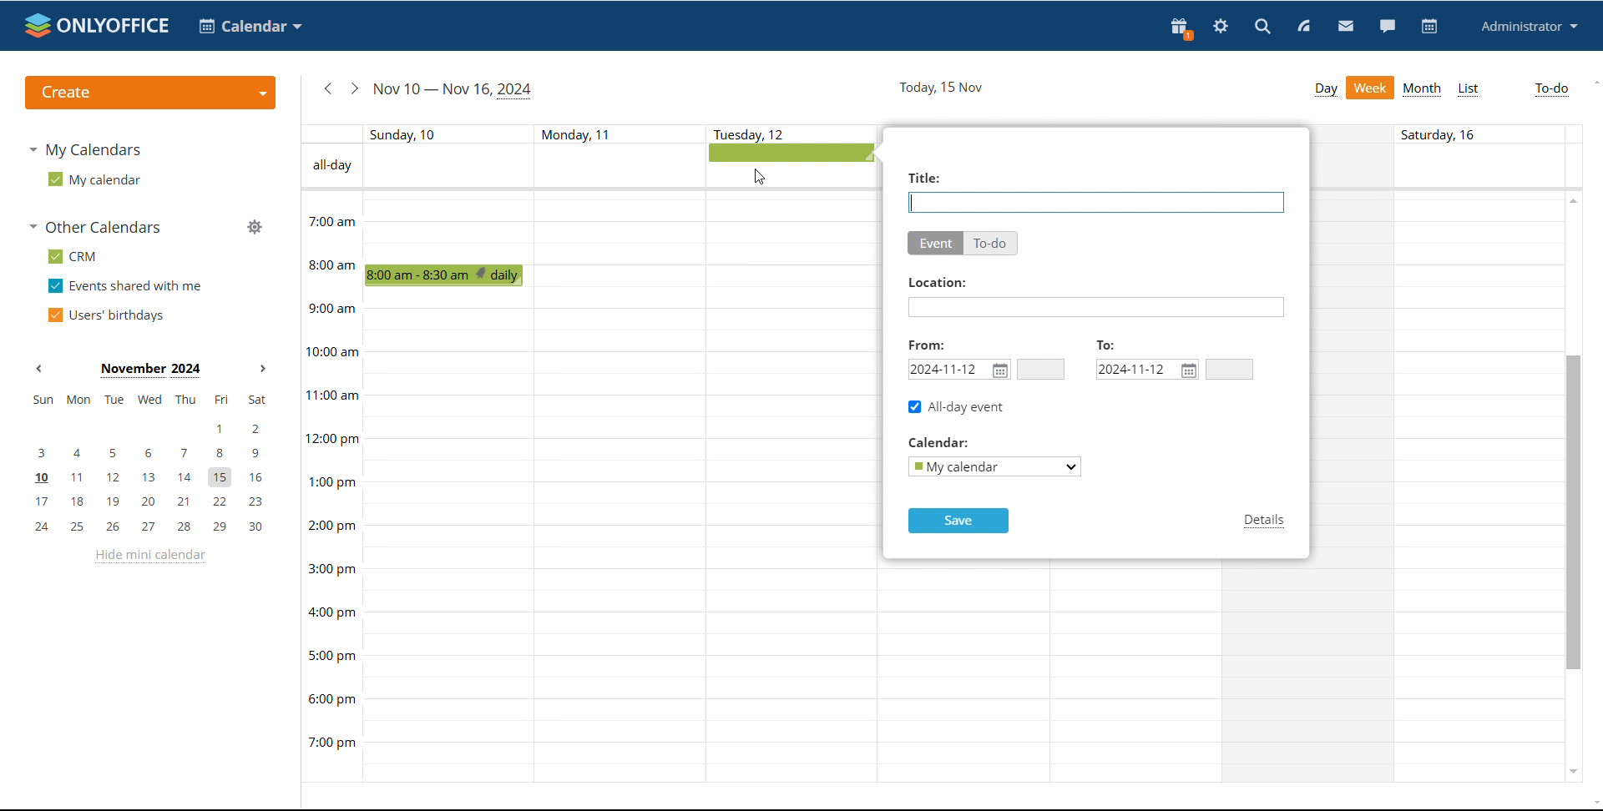  I want to click on current month, so click(150, 370).